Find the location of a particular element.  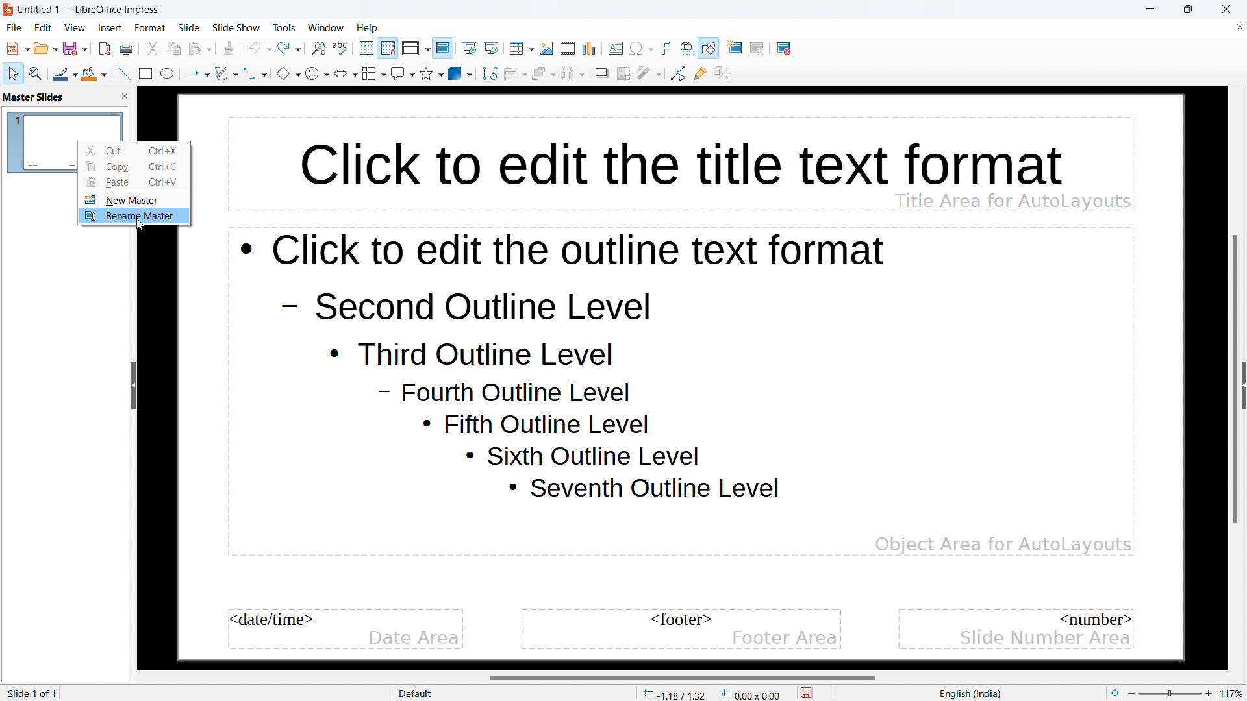

toggle extrusion is located at coordinates (722, 74).